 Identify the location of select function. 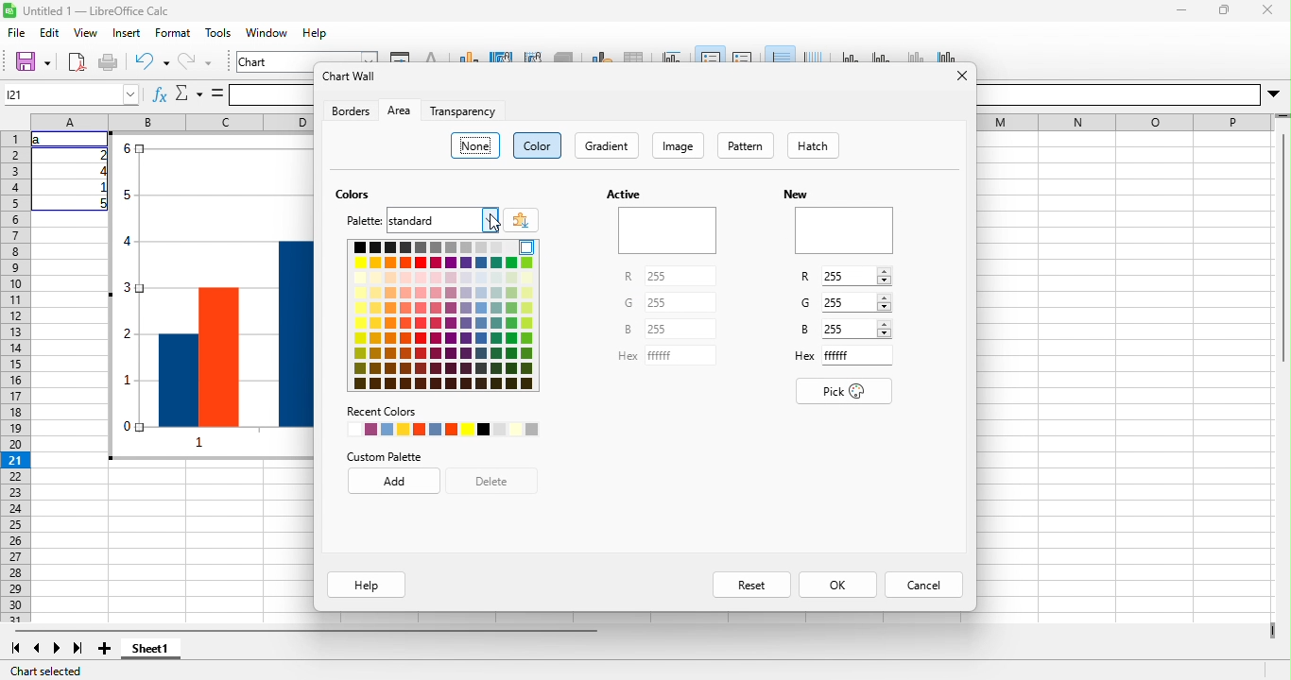
(188, 93).